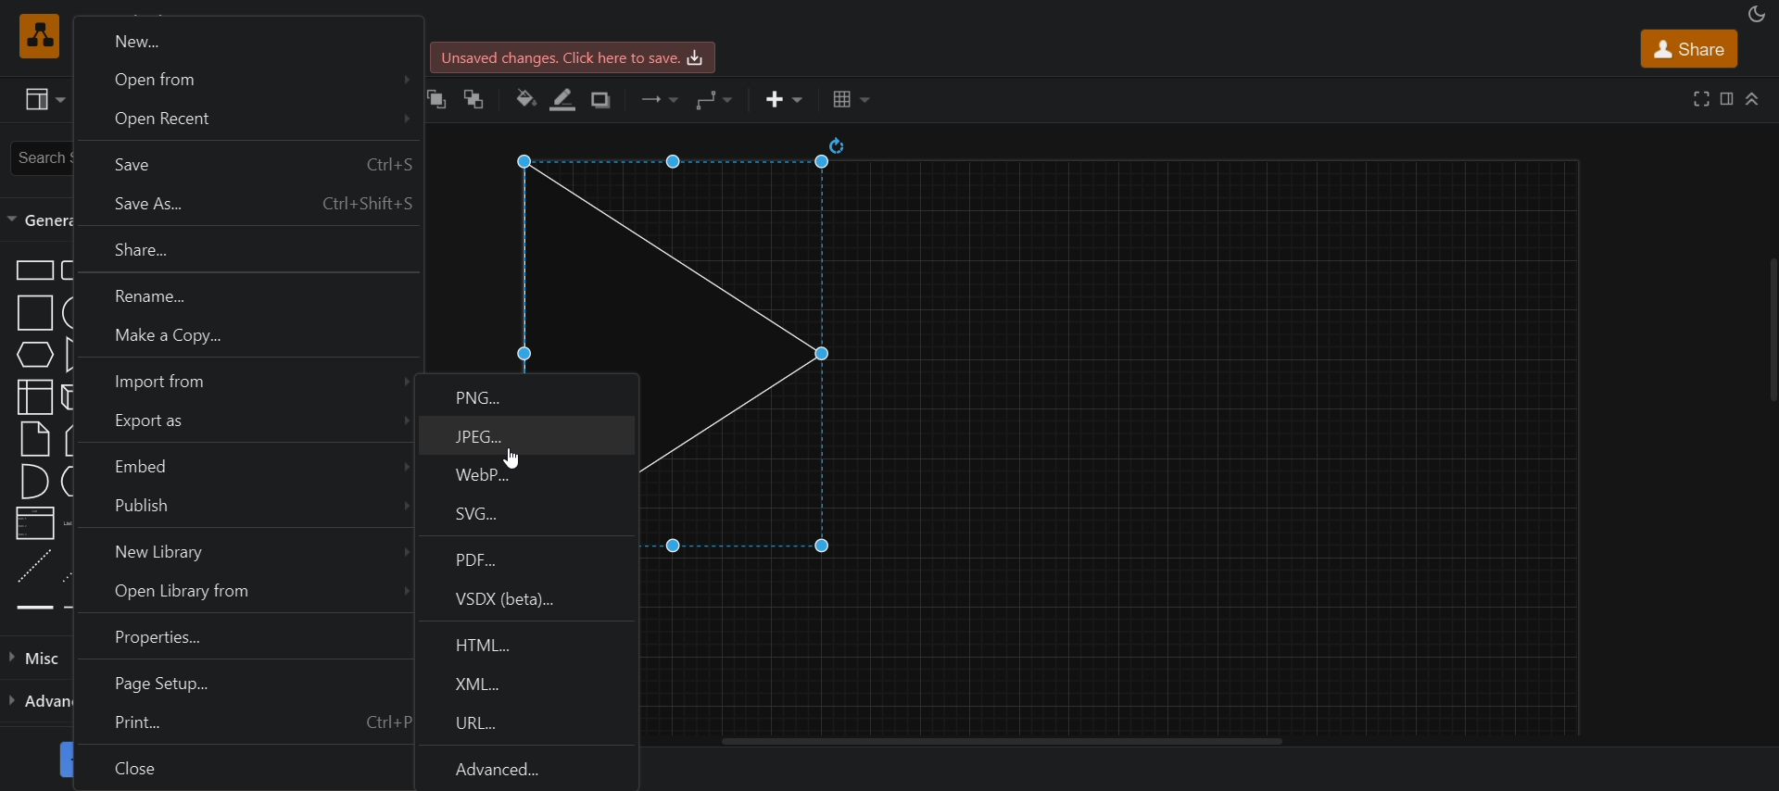 This screenshot has height=791, width=1779. I want to click on table, so click(852, 99).